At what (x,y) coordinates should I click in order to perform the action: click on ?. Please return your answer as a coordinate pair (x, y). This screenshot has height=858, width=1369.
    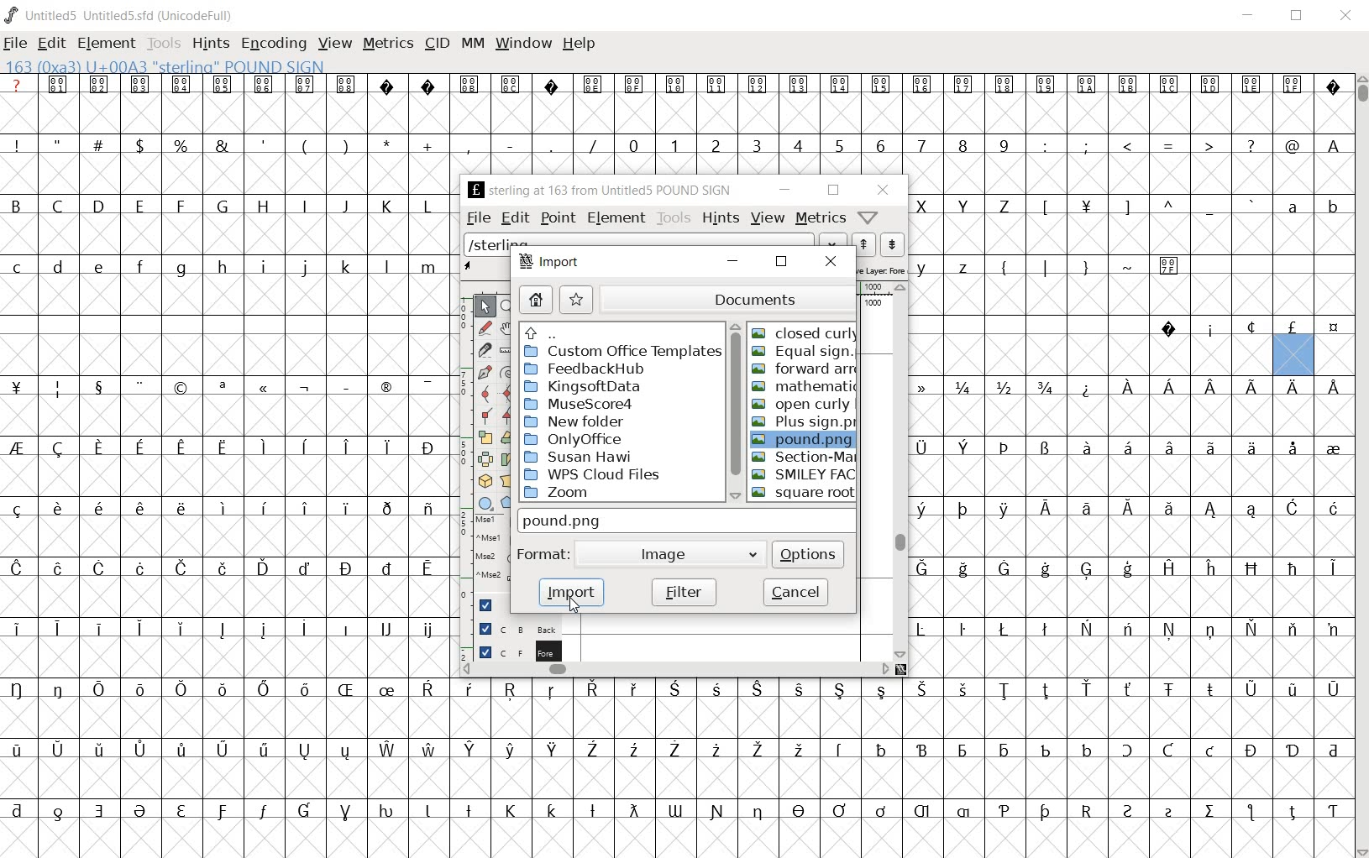
    Looking at the image, I should click on (18, 84).